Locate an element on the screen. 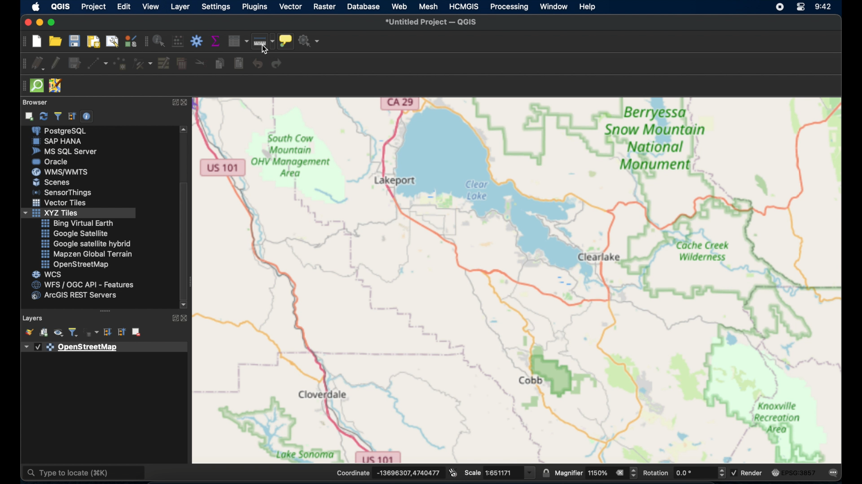  openstreetmap is located at coordinates (518, 280).